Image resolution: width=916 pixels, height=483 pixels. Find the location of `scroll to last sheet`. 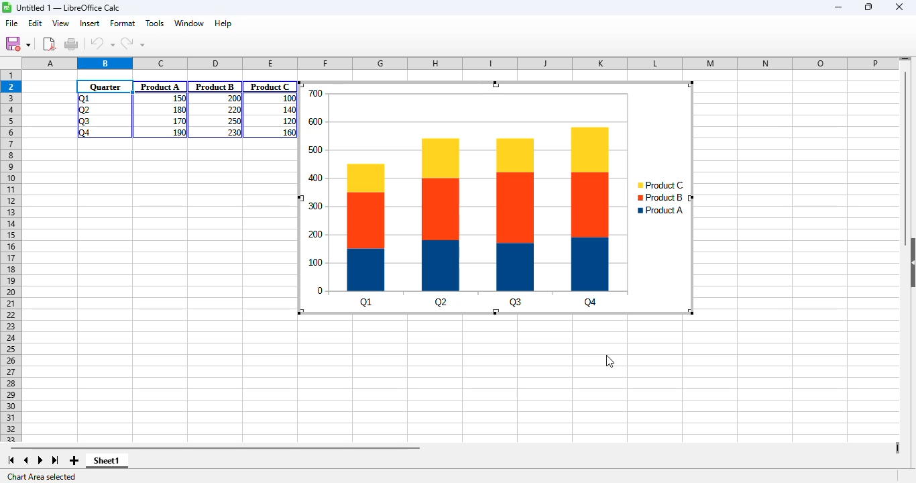

scroll to last sheet is located at coordinates (56, 461).